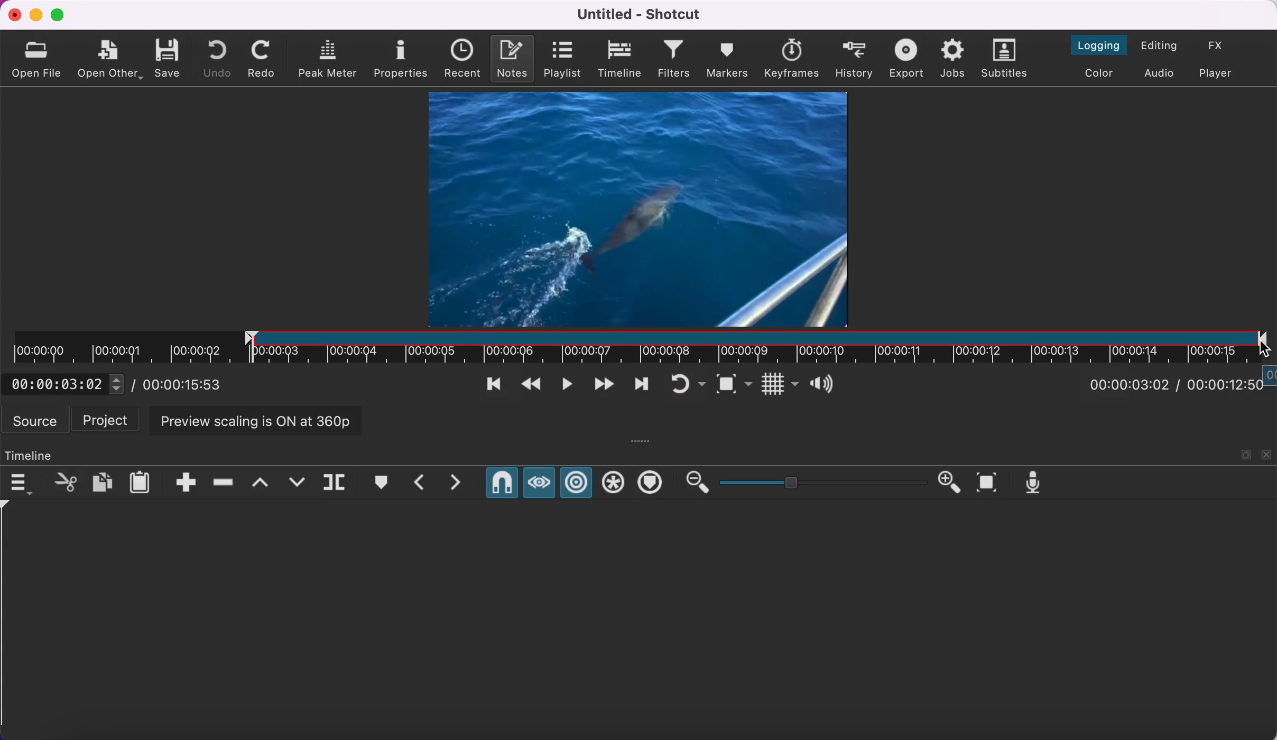 The image size is (1277, 740). What do you see at coordinates (34, 421) in the screenshot?
I see `source` at bounding box center [34, 421].